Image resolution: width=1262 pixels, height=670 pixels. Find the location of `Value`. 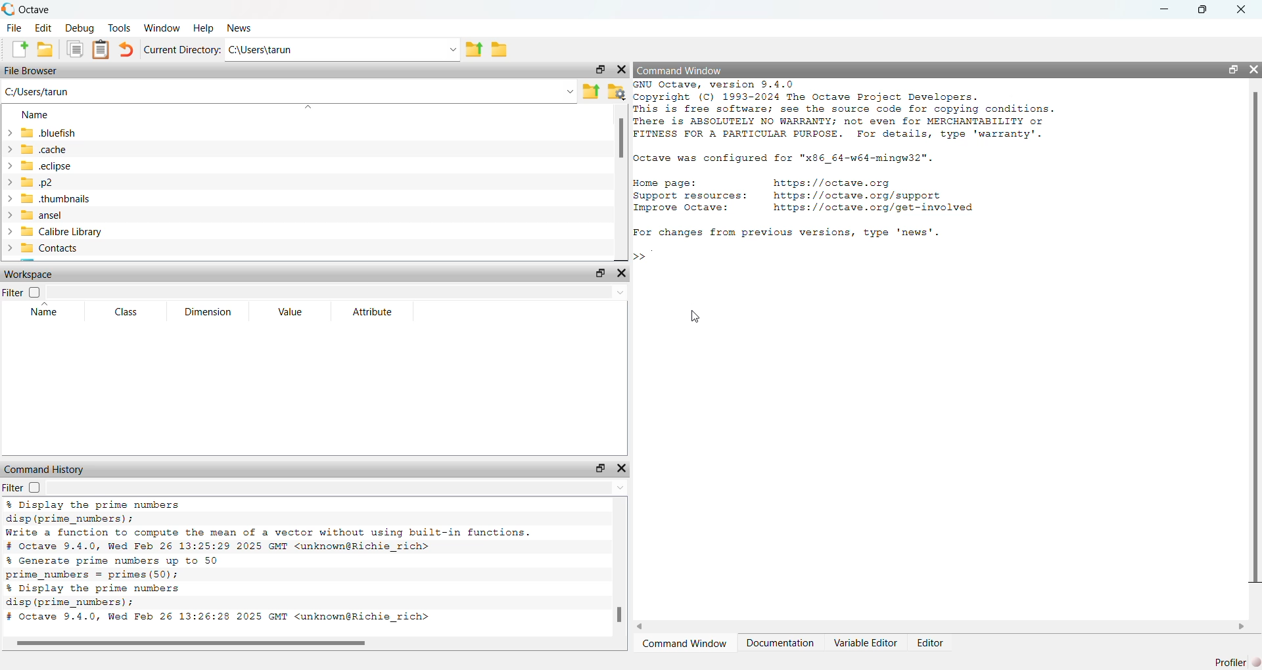

Value is located at coordinates (292, 310).